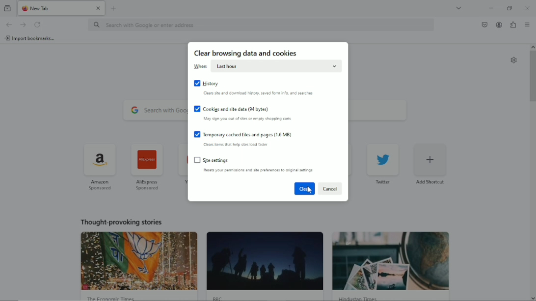  Describe the element at coordinates (430, 163) in the screenshot. I see `Add shortcut` at that location.